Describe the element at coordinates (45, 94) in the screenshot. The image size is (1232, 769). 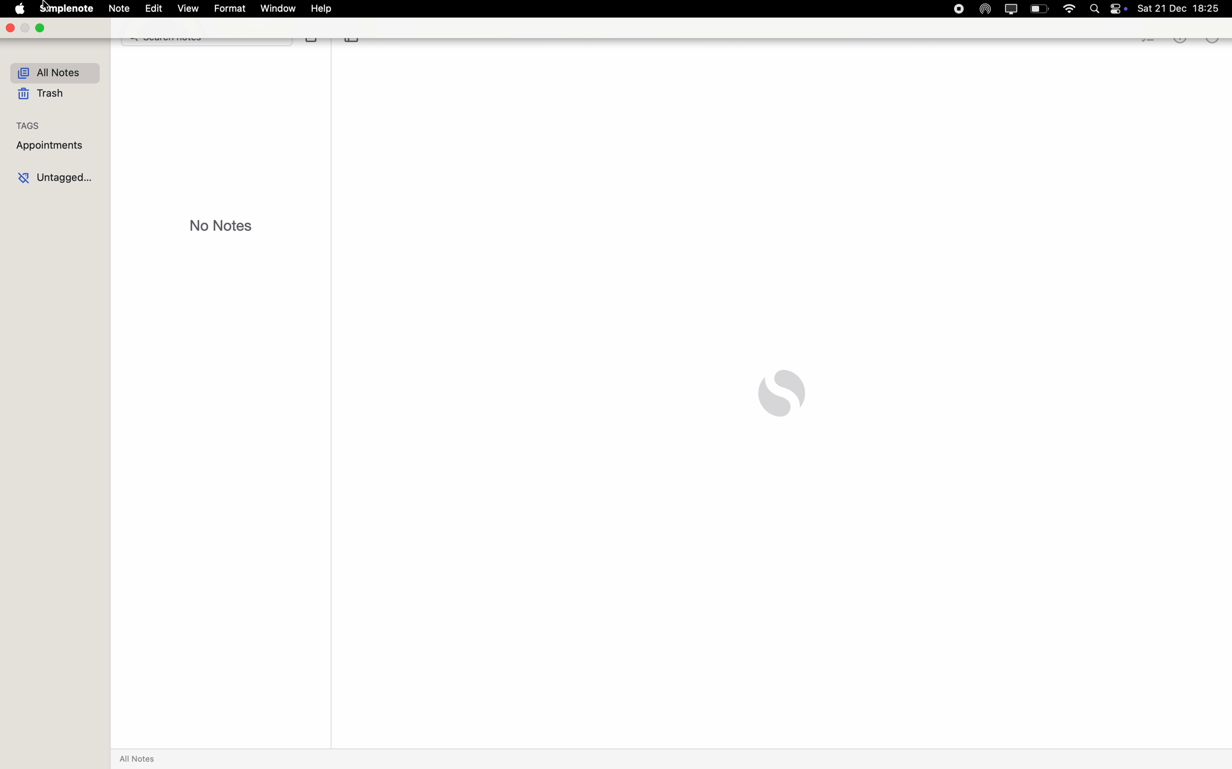
I see `trash` at that location.